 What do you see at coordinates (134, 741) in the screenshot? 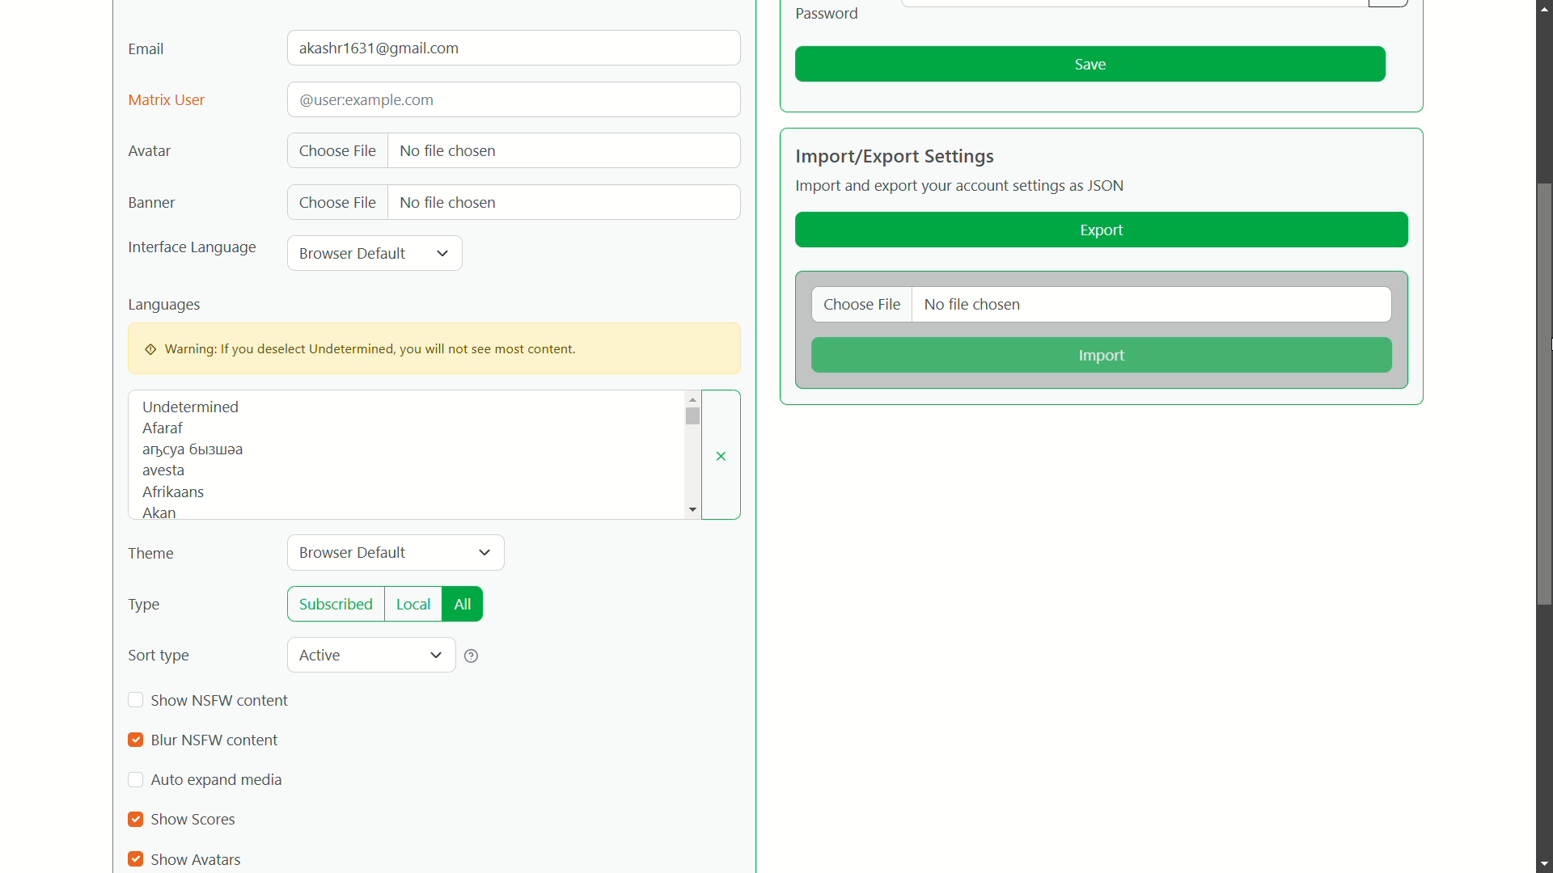
I see `checkbox` at bounding box center [134, 741].